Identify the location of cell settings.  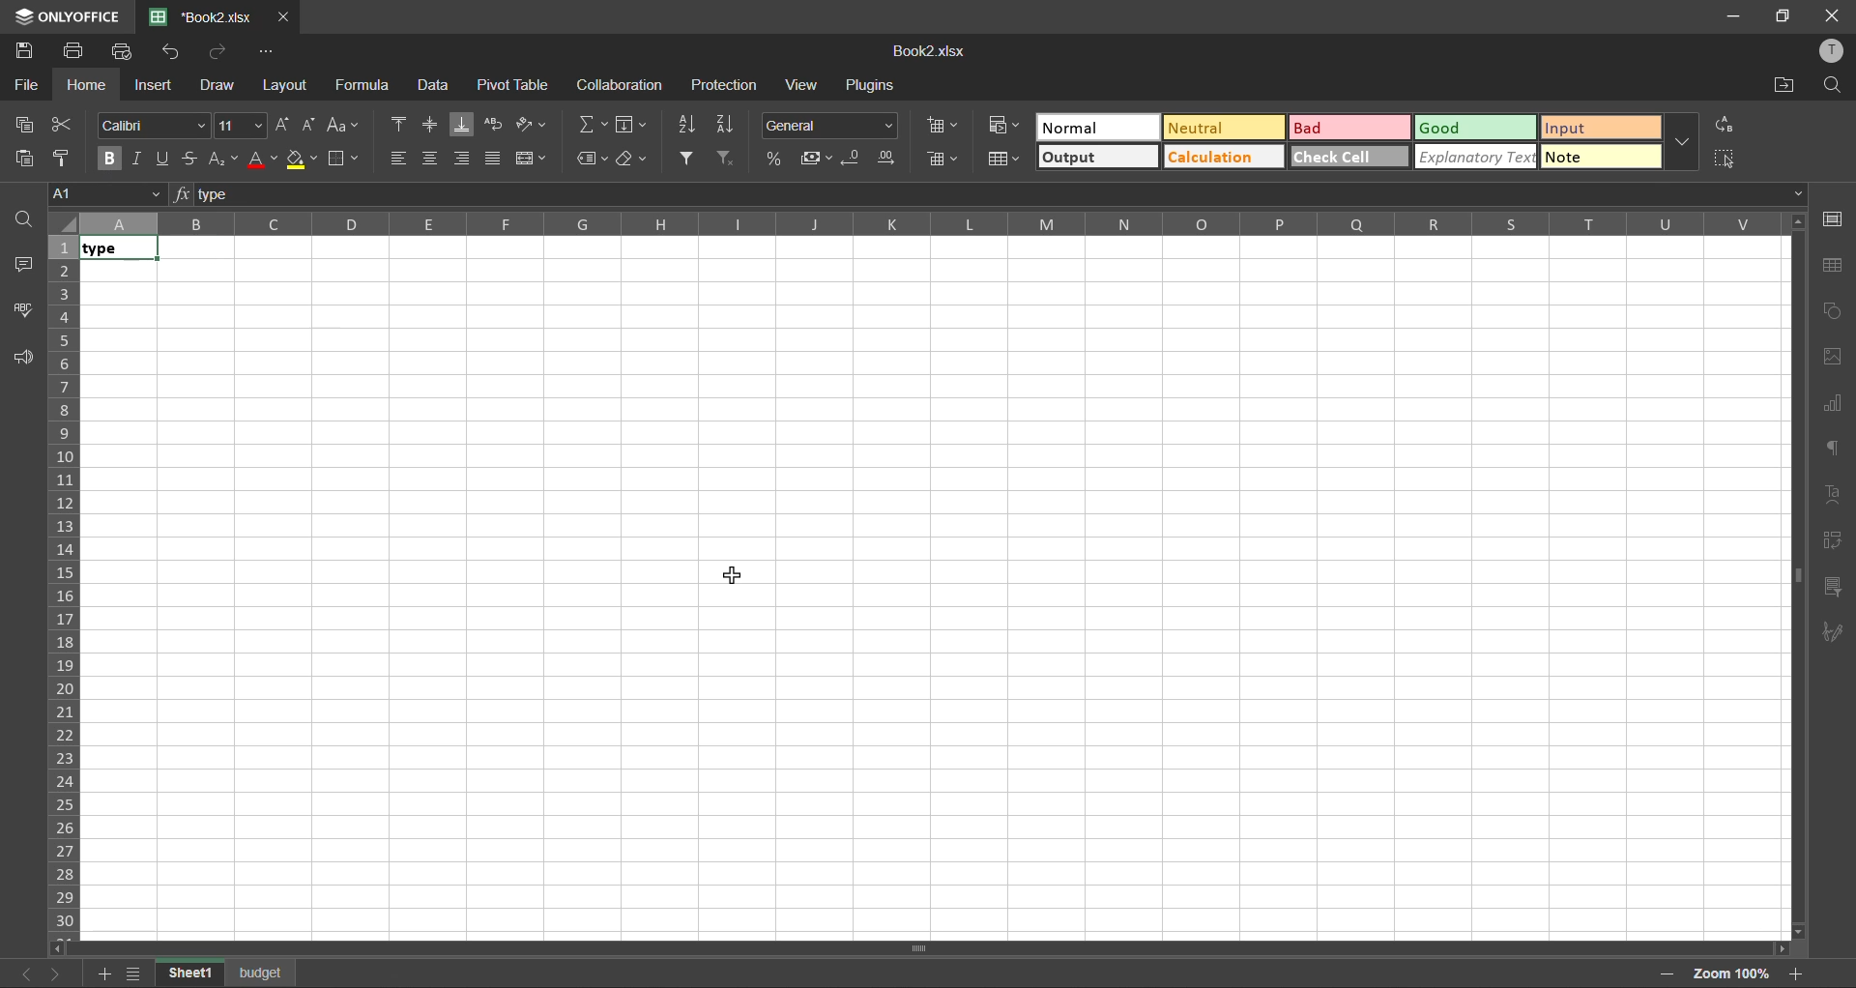
(1835, 216).